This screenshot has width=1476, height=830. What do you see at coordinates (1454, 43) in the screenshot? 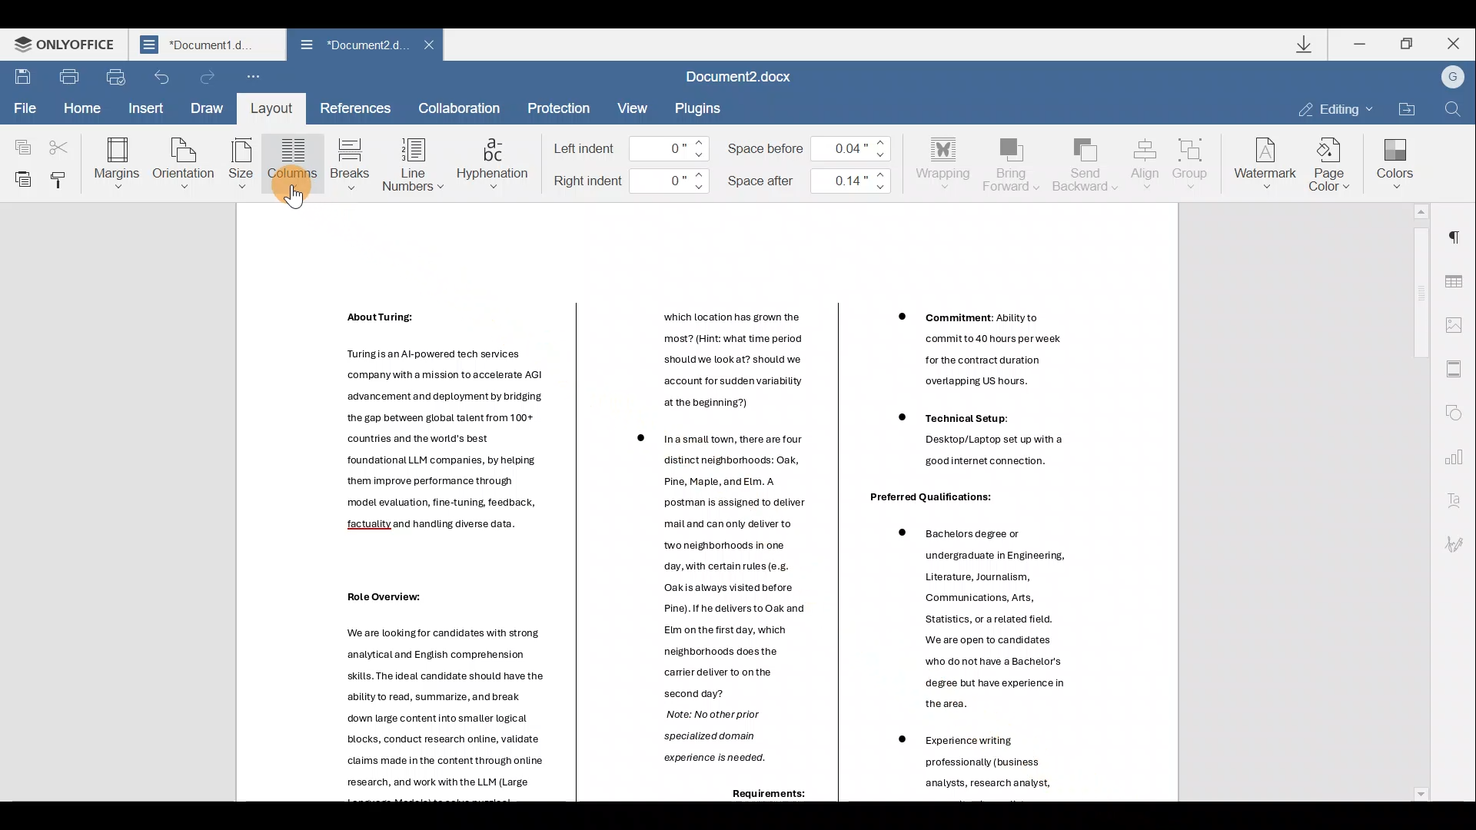
I see `Close` at bounding box center [1454, 43].